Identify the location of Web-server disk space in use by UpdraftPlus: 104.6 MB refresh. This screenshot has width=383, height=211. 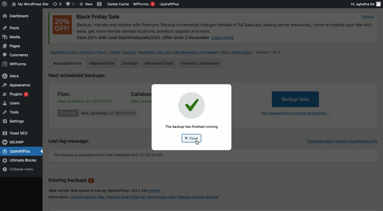
(110, 190).